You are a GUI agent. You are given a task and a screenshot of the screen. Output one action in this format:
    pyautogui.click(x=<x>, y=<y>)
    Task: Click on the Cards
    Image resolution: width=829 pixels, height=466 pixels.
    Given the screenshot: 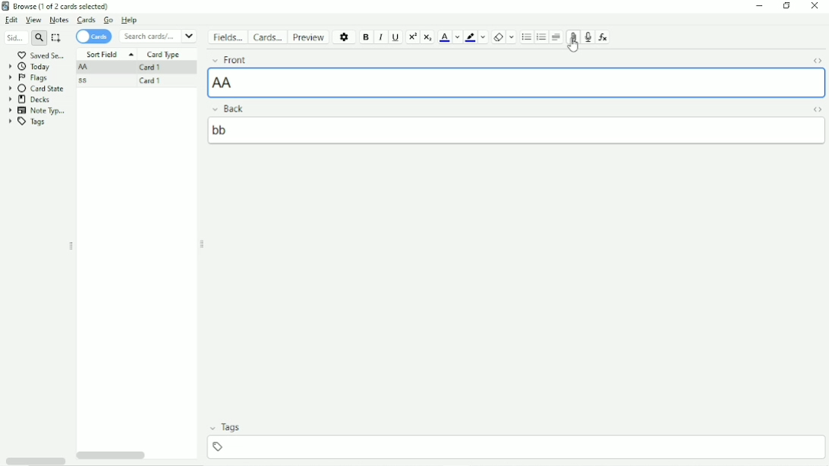 What is the action you would take?
    pyautogui.click(x=93, y=37)
    